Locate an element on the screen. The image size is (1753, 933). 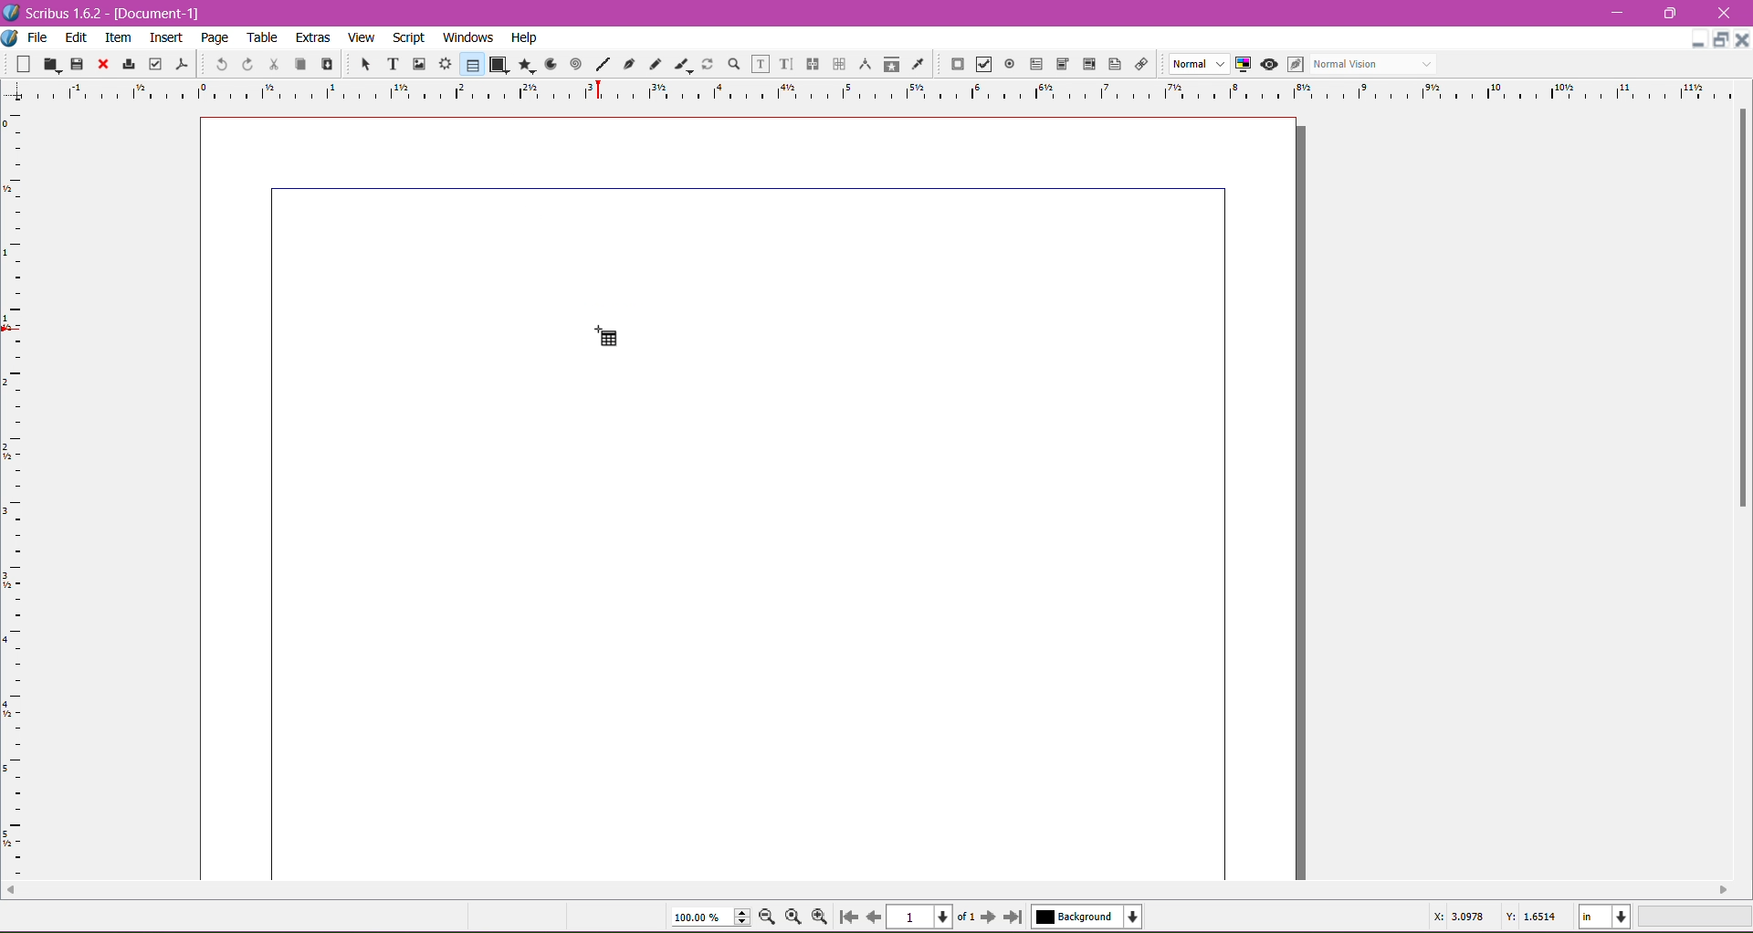
PDF Text Fields is located at coordinates (1033, 65).